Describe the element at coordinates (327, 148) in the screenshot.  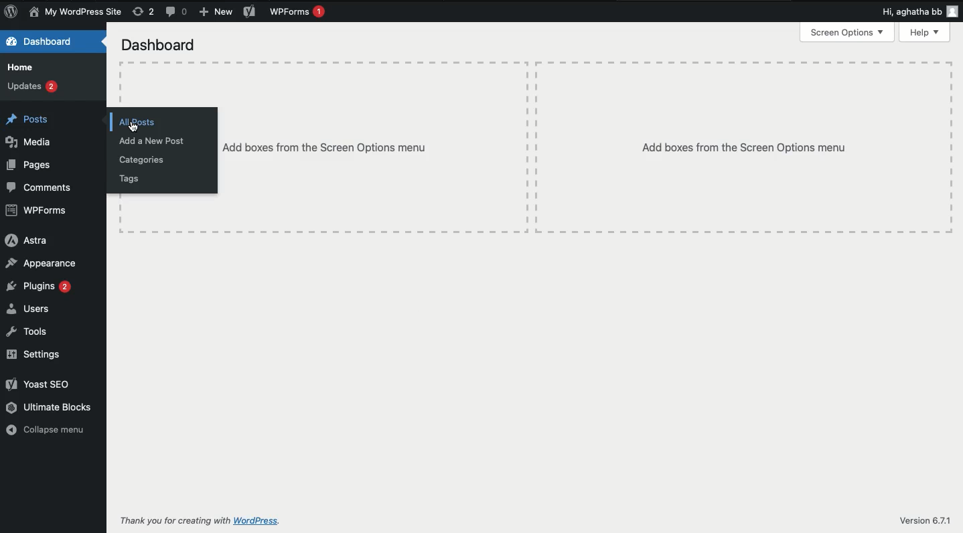
I see `Add boxes from the screen options menu` at that location.